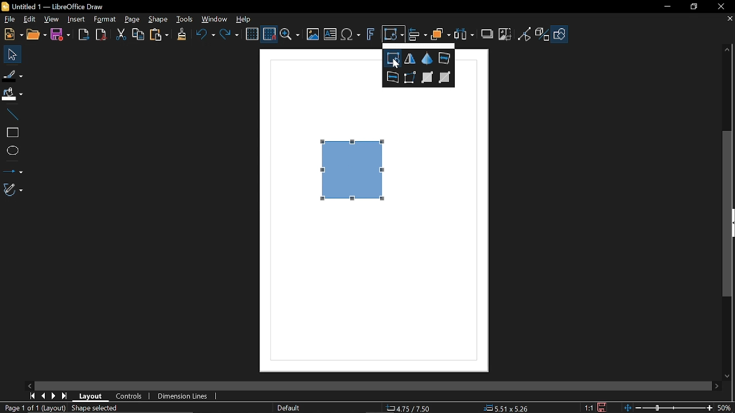 This screenshot has height=413, width=735. I want to click on Save, so click(60, 36).